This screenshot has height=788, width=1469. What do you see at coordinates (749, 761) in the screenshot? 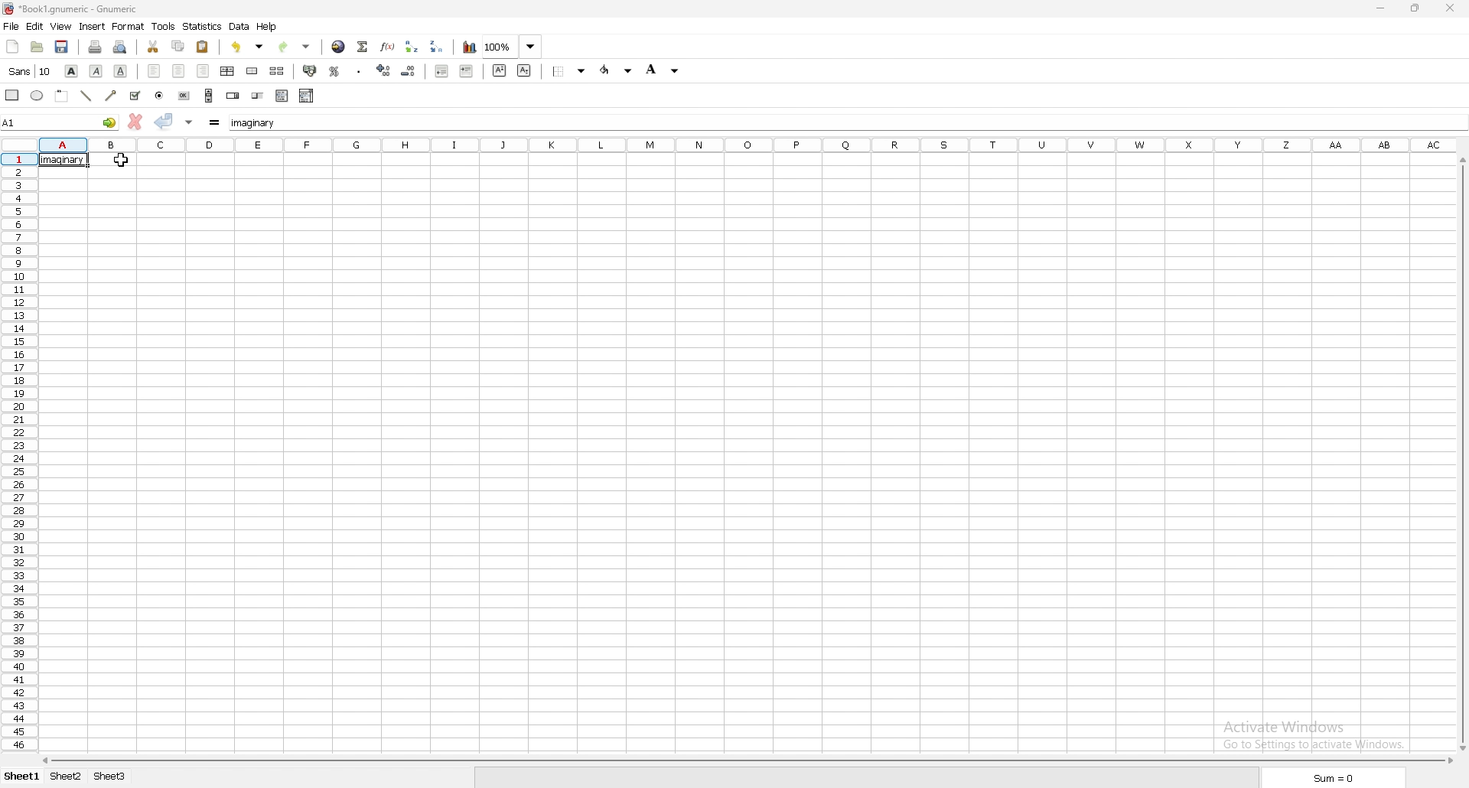
I see `scroll bar` at bounding box center [749, 761].